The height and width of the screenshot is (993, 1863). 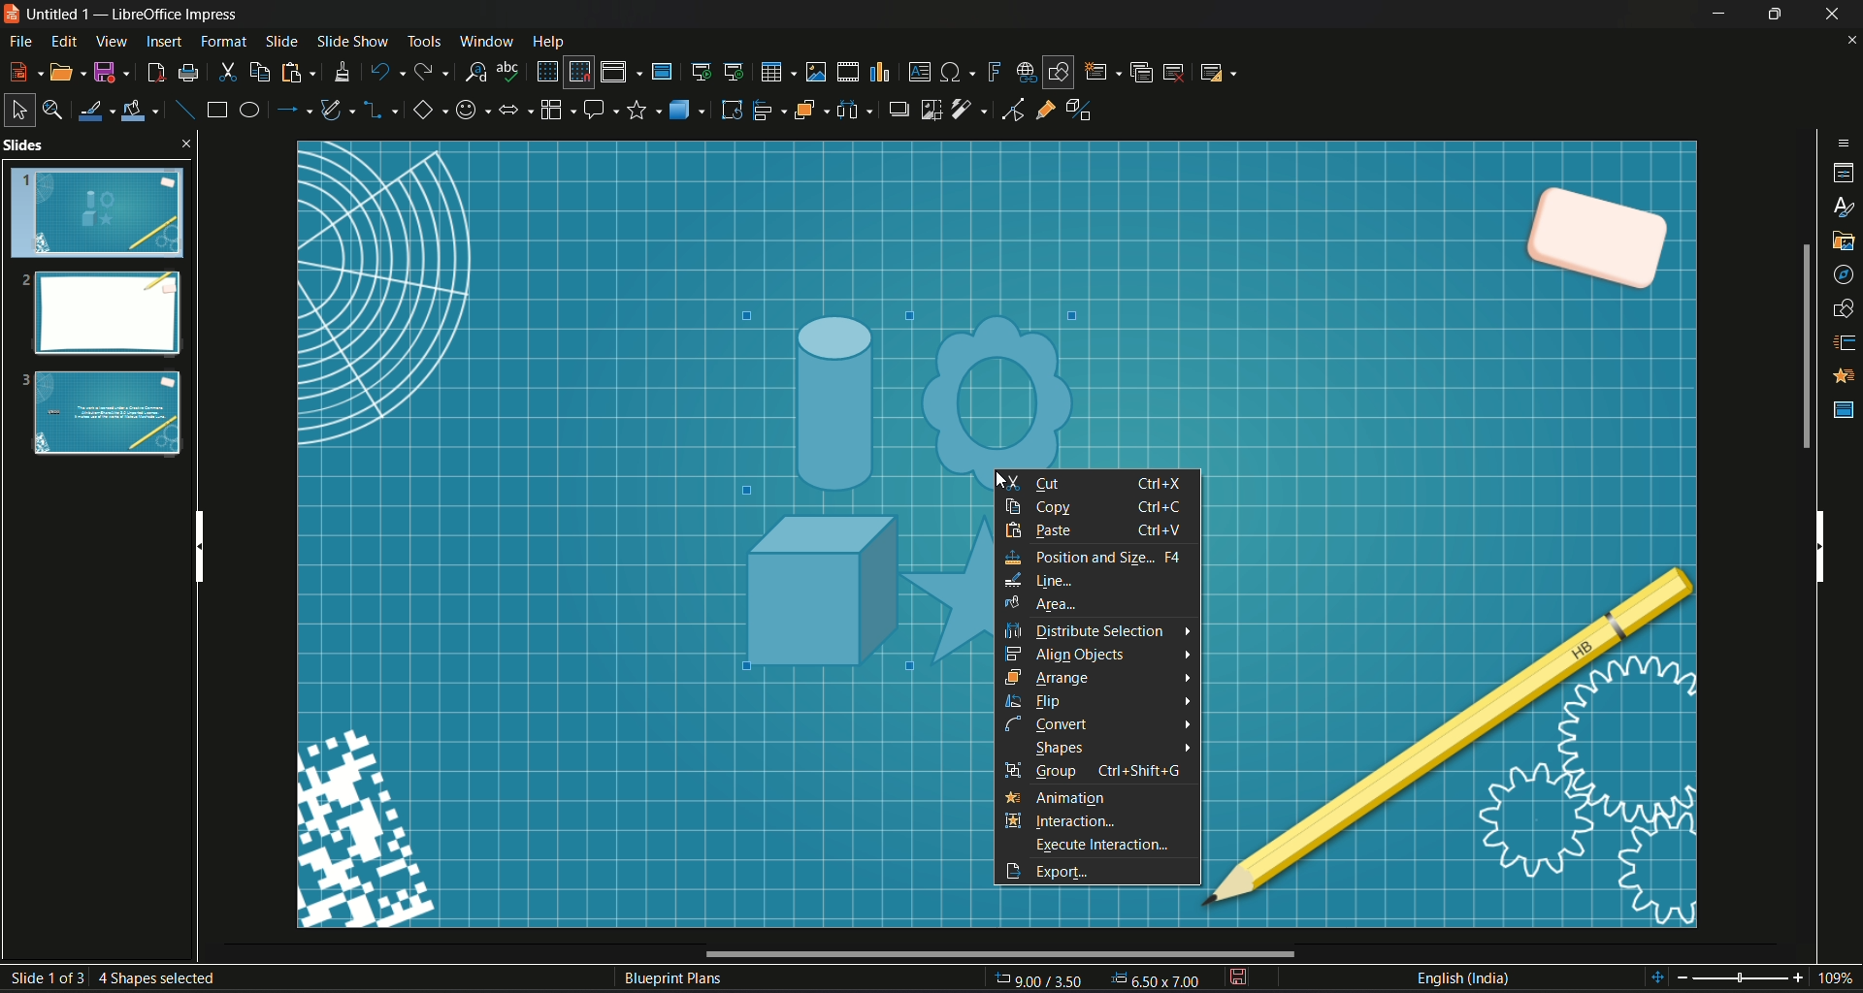 I want to click on flowchart, so click(x=556, y=110).